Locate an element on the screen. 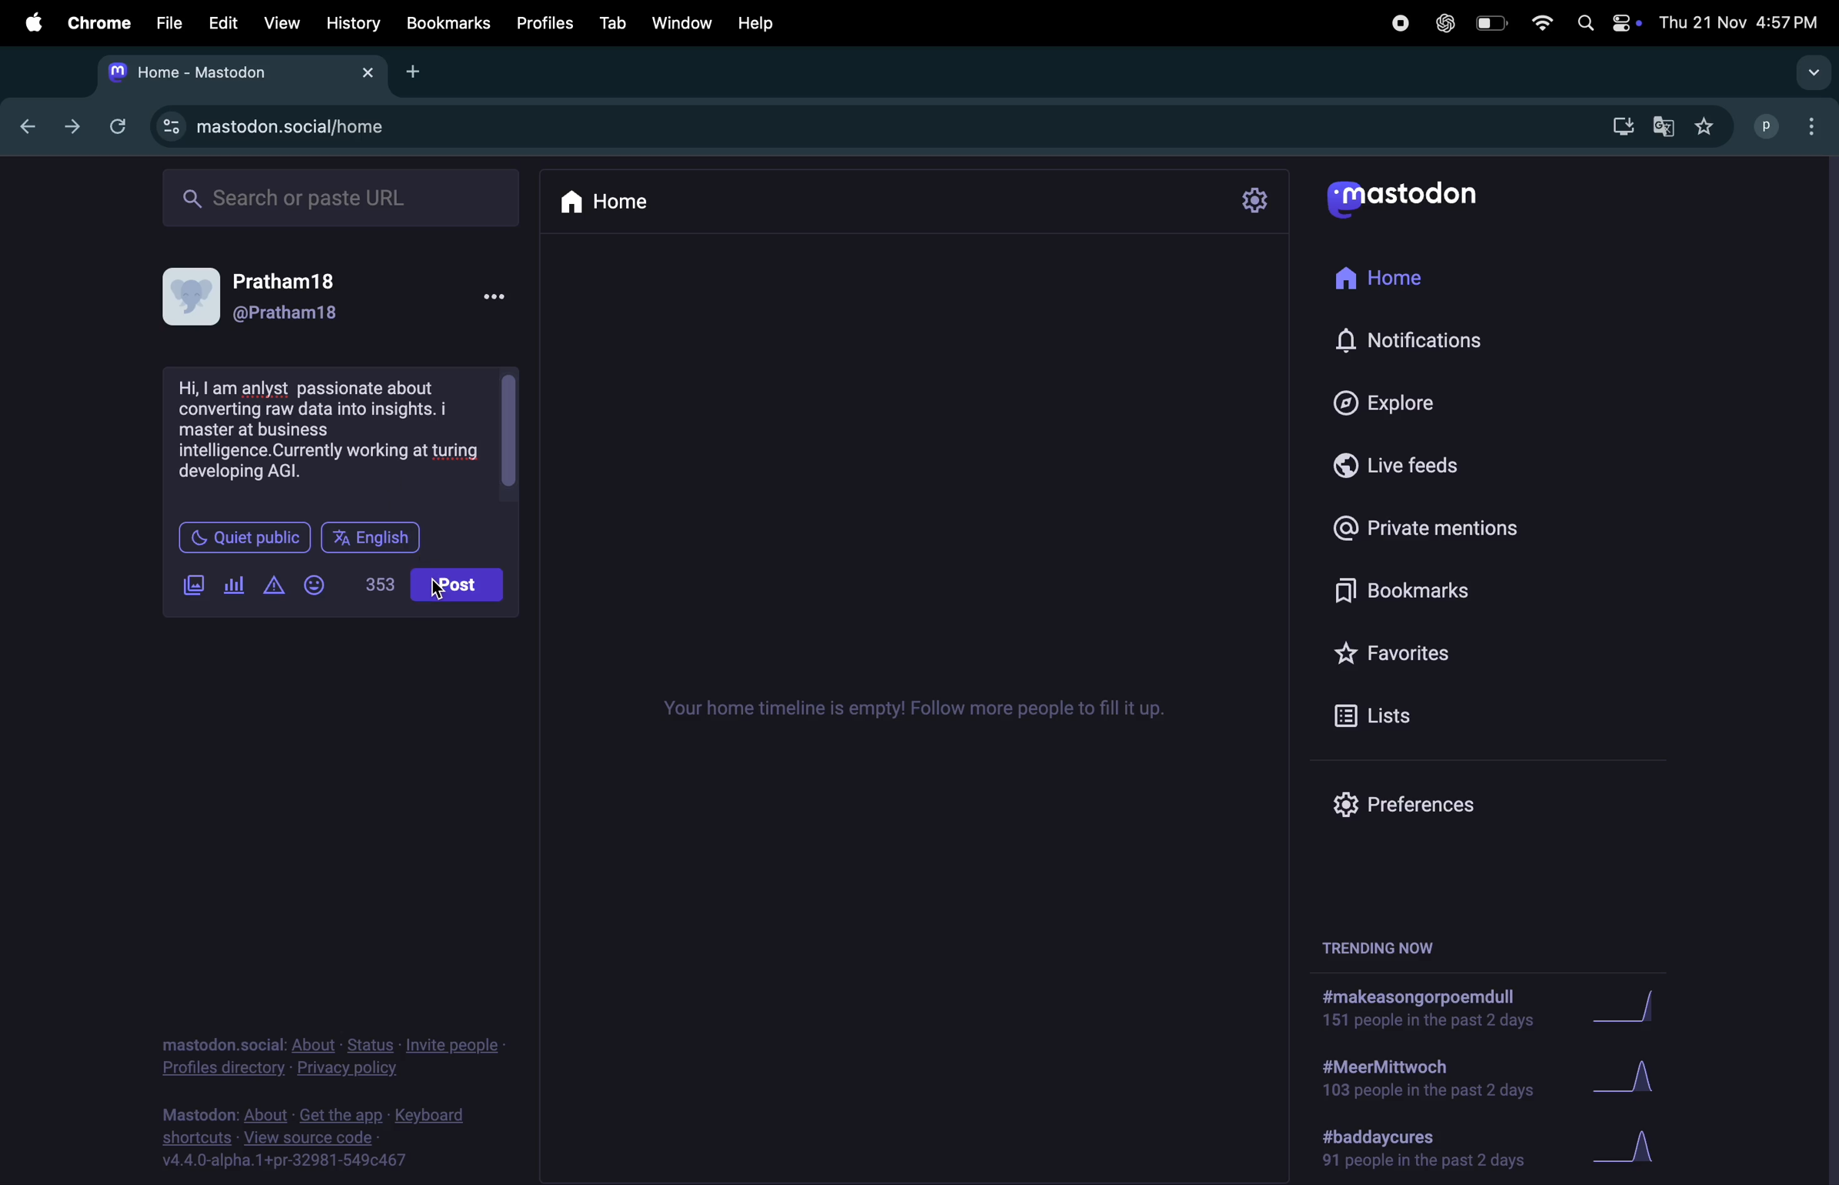 This screenshot has width=1839, height=1185. refresh is located at coordinates (114, 125).